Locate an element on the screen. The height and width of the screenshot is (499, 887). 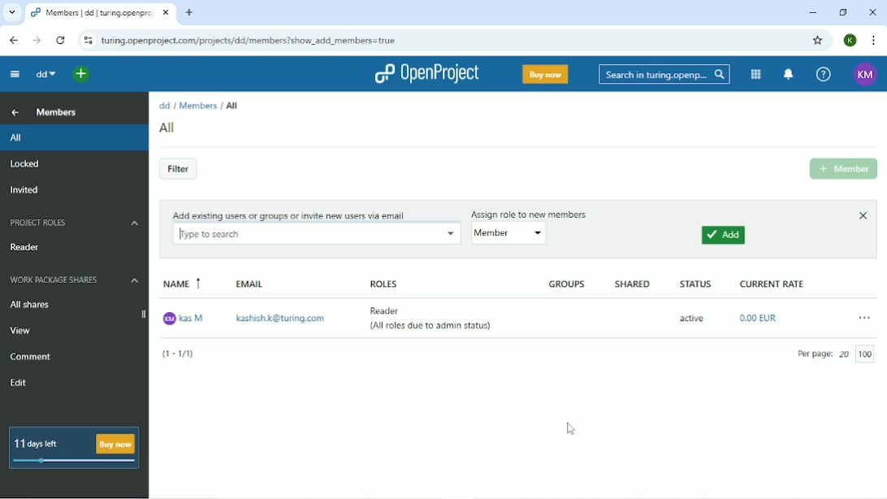
Cursor is located at coordinates (570, 429).